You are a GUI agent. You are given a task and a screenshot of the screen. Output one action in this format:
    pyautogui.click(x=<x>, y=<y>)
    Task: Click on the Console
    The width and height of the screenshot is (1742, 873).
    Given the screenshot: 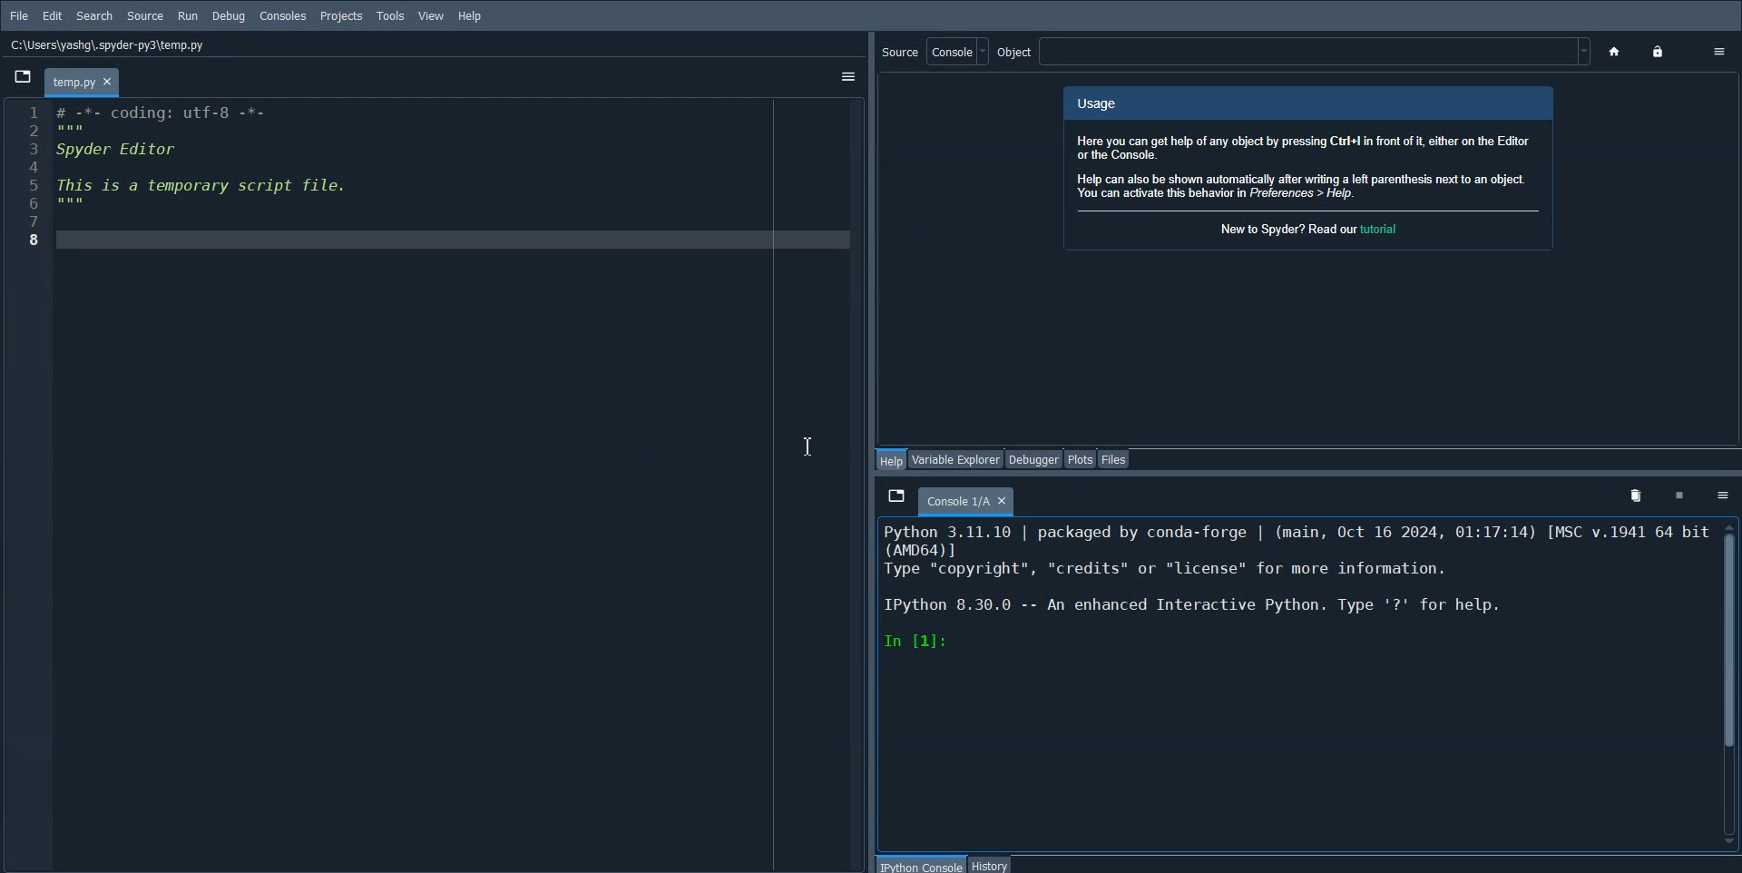 What is the action you would take?
    pyautogui.click(x=283, y=16)
    